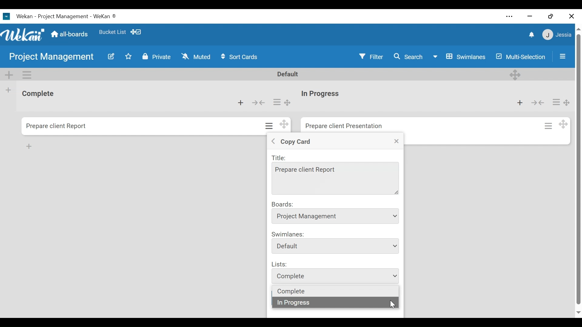 Image resolution: width=582 pixels, height=327 pixels. I want to click on Desktop drag handles, so click(136, 32).